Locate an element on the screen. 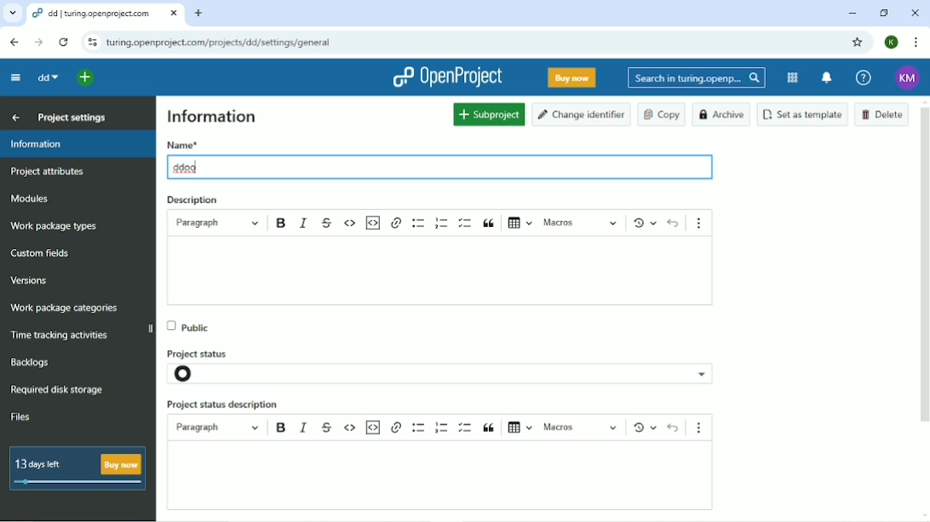 The image size is (930, 522). Project settings is located at coordinates (71, 116).